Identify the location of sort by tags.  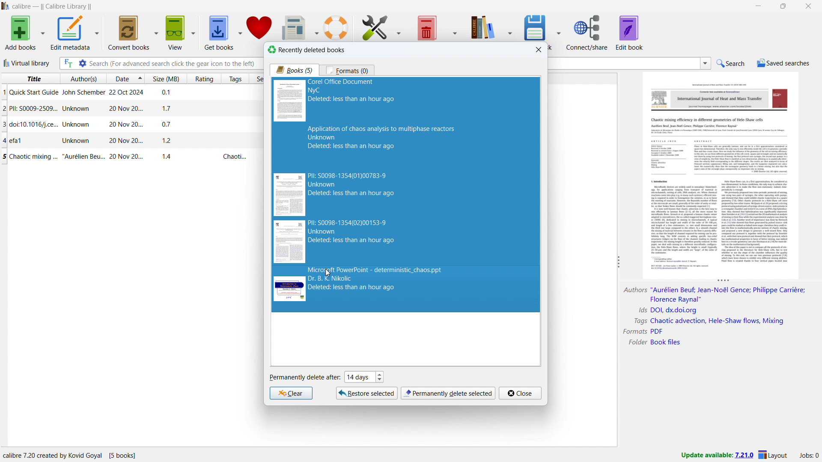
(236, 78).